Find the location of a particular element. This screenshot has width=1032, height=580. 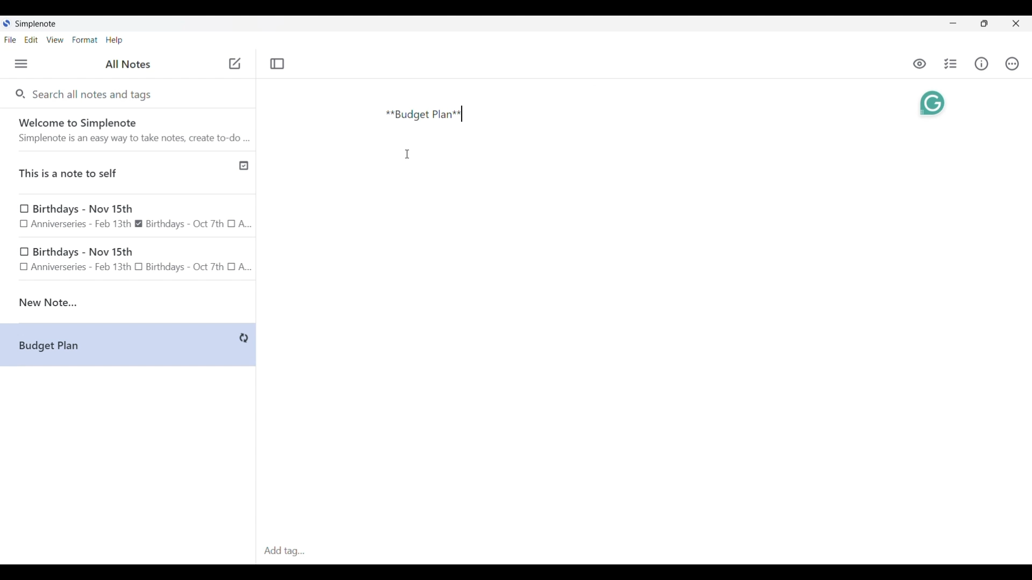

Info is located at coordinates (981, 63).